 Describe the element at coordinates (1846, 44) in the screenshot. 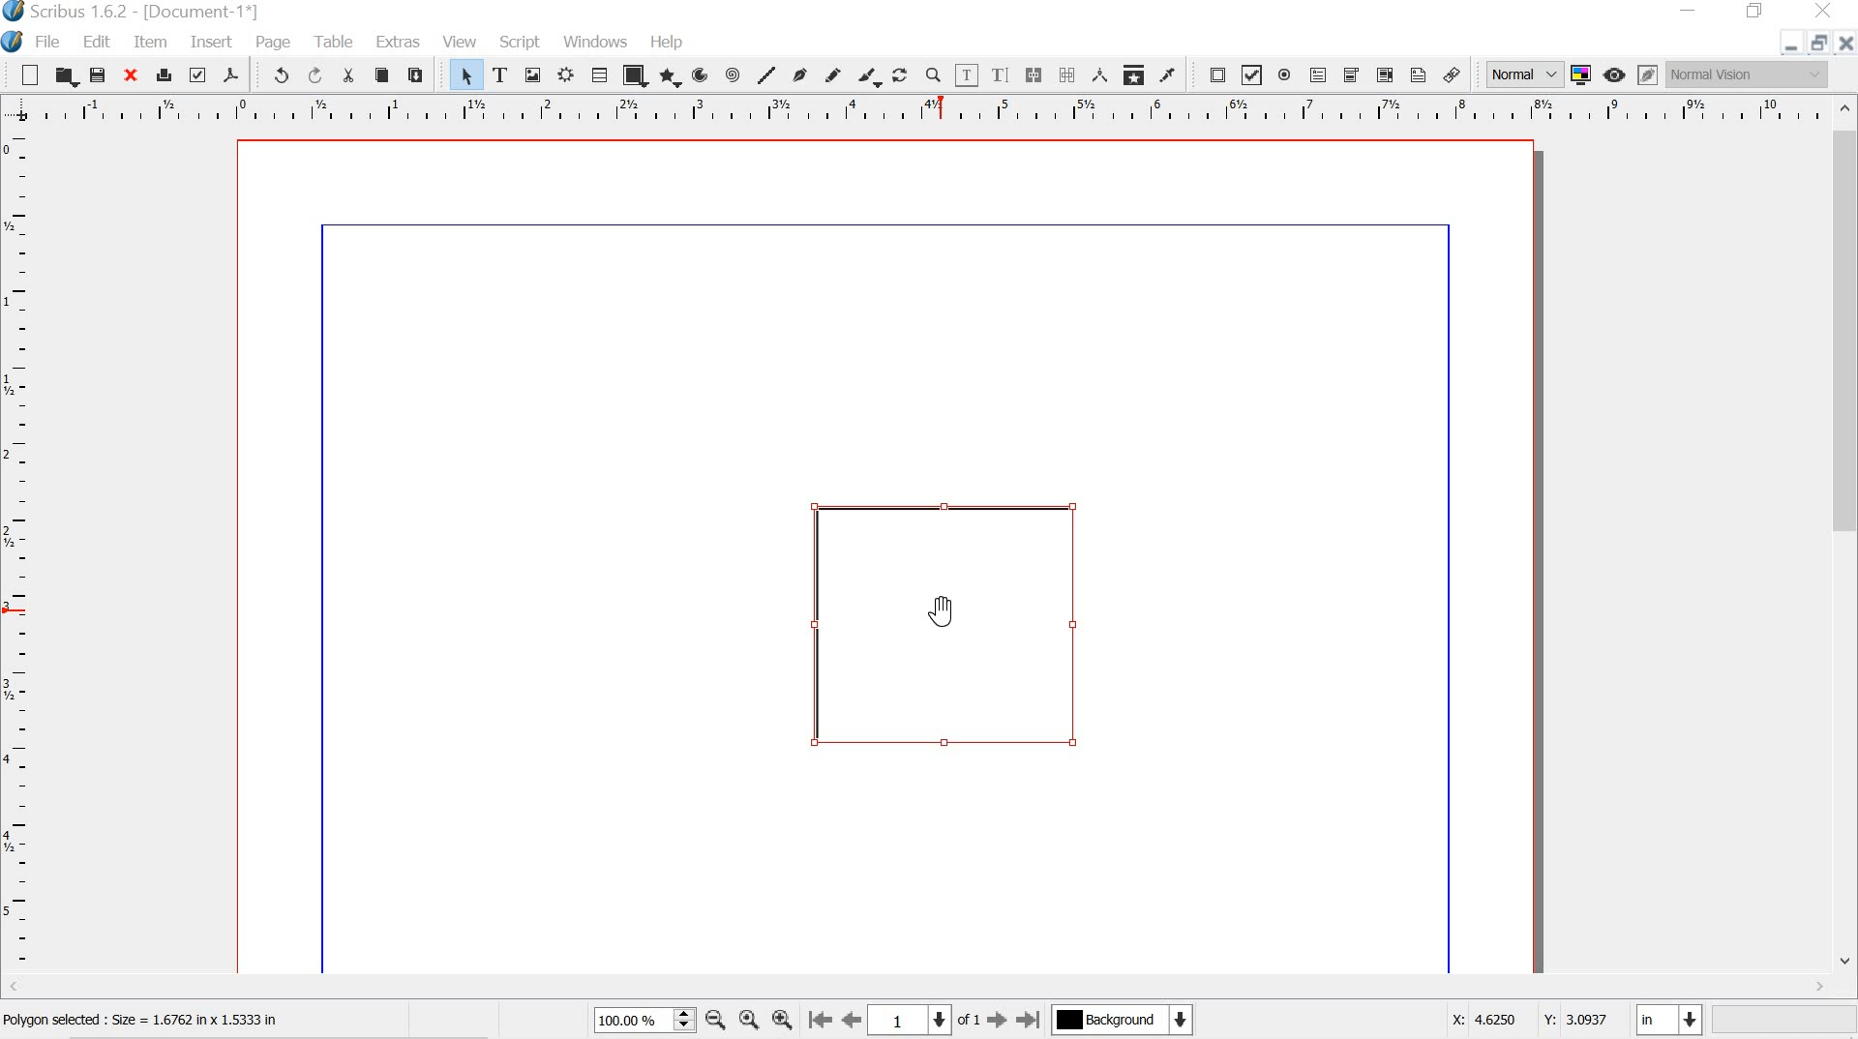

I see `CLOSE` at that location.